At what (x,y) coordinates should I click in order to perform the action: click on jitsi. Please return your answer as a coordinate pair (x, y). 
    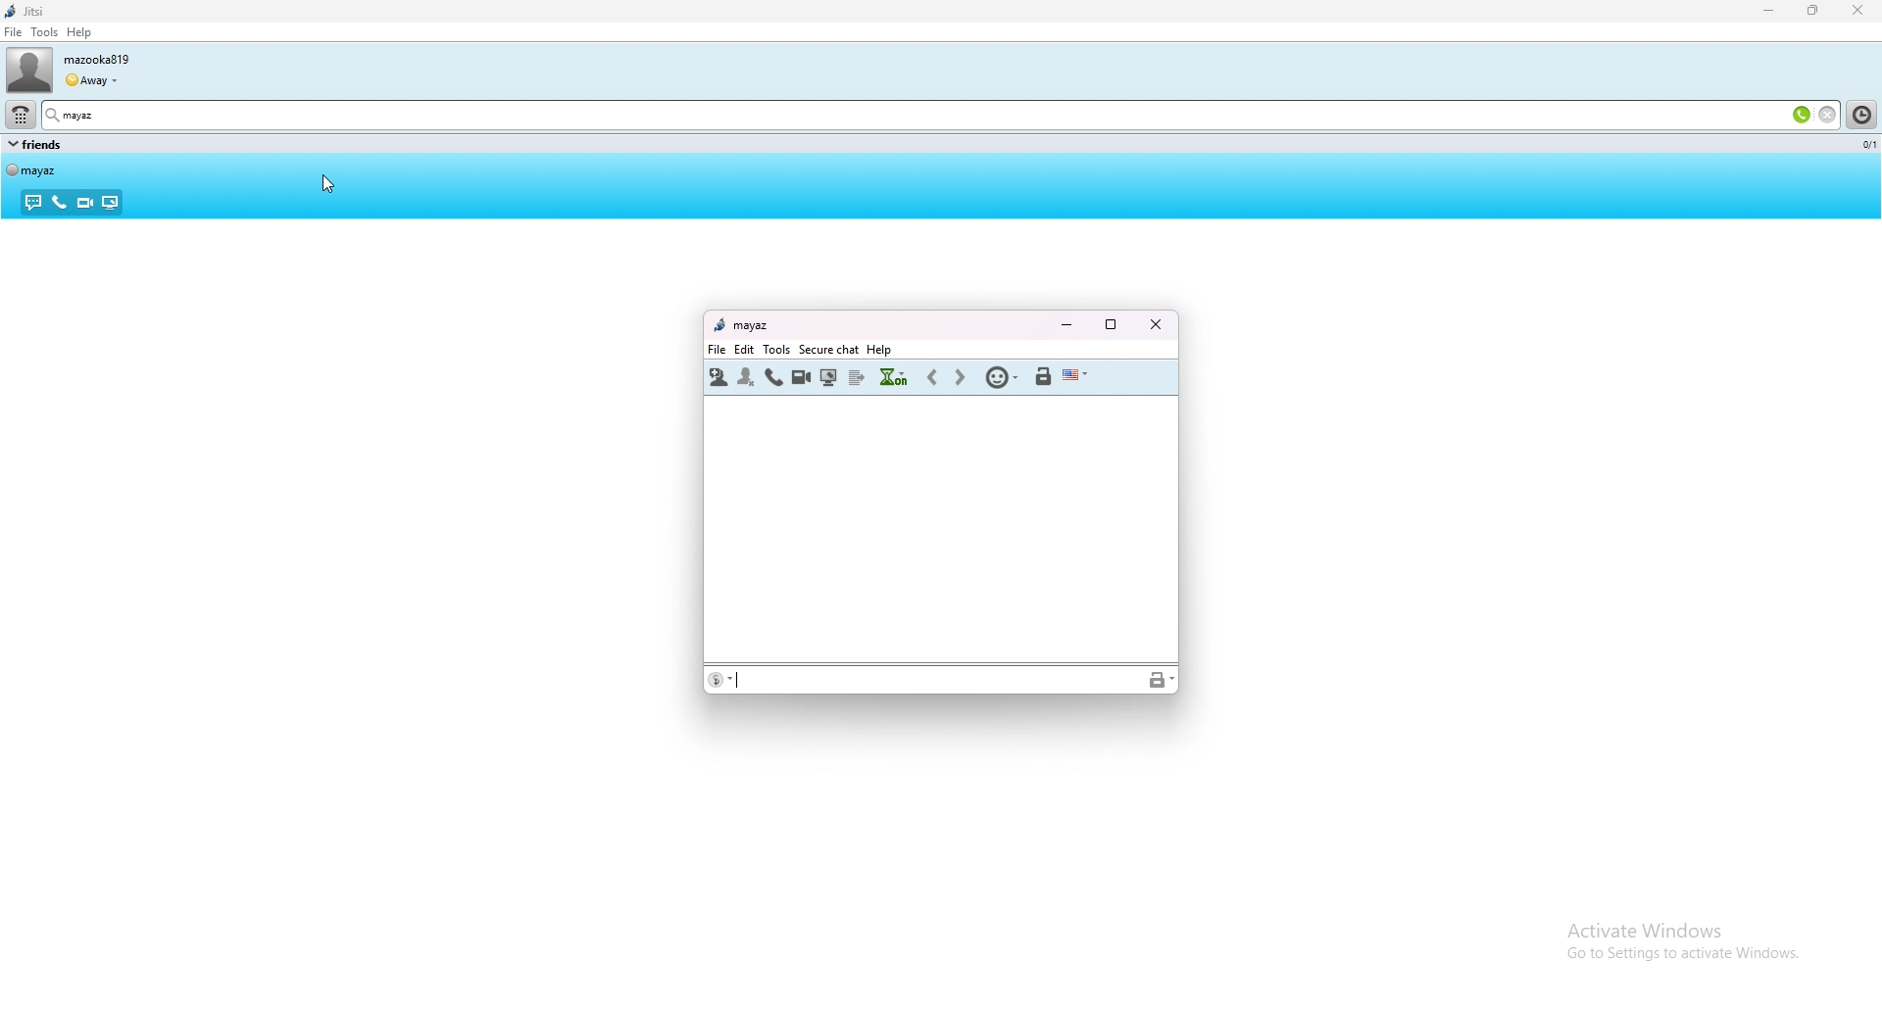
    Looking at the image, I should click on (62, 11).